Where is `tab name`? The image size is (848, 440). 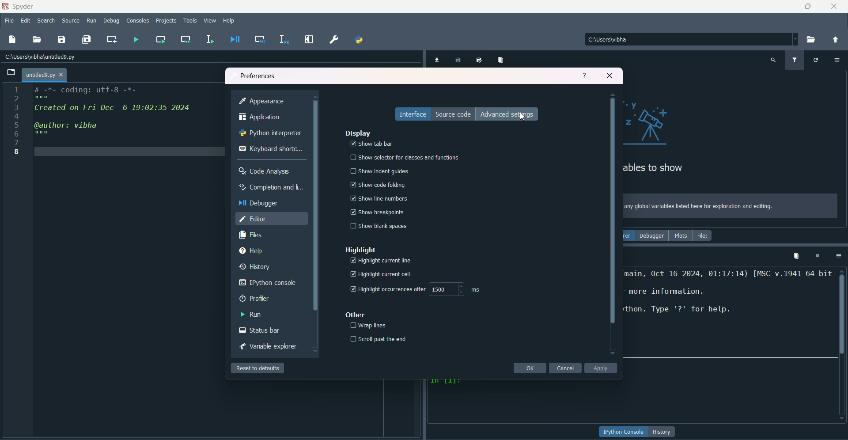 tab name is located at coordinates (44, 75).